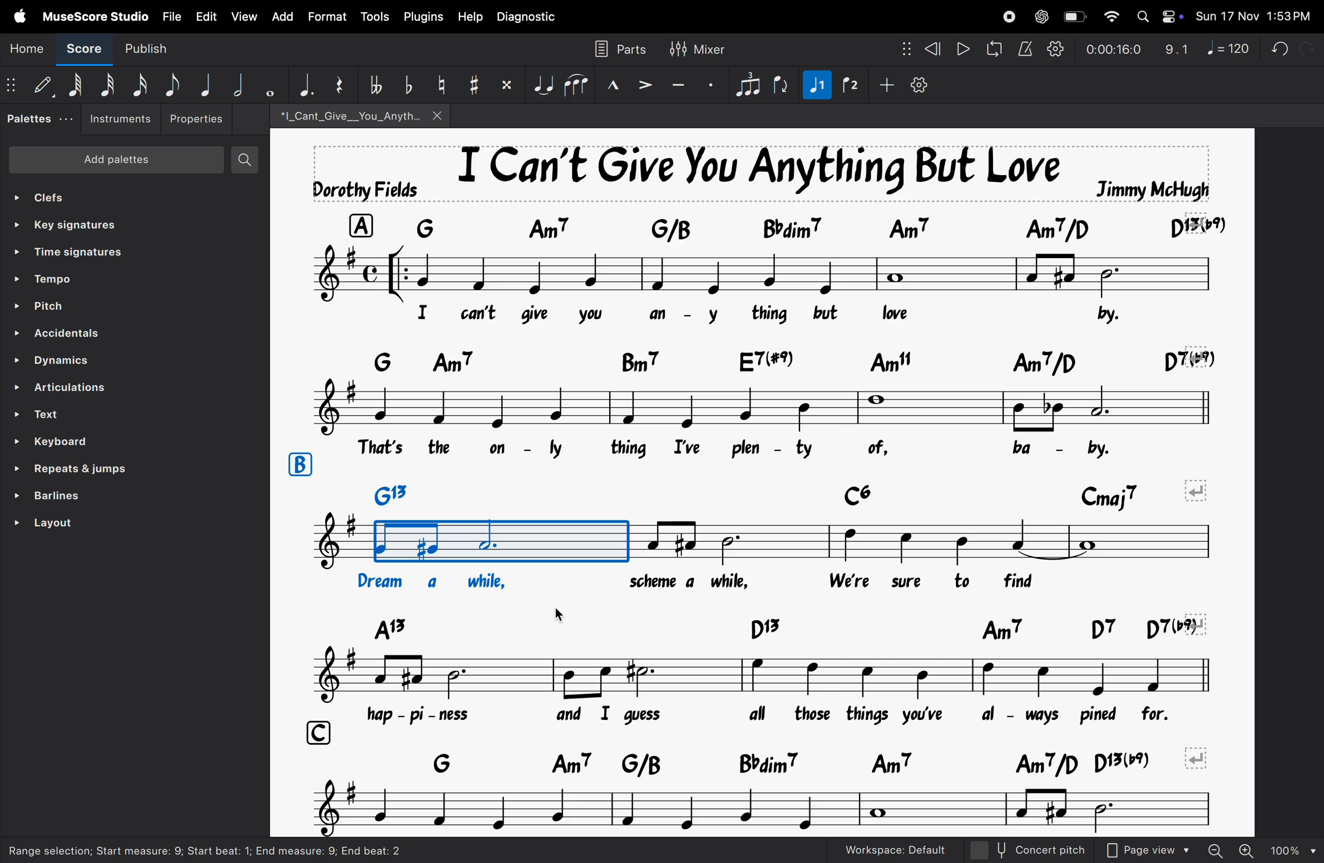  I want to click on eight note, so click(172, 83).